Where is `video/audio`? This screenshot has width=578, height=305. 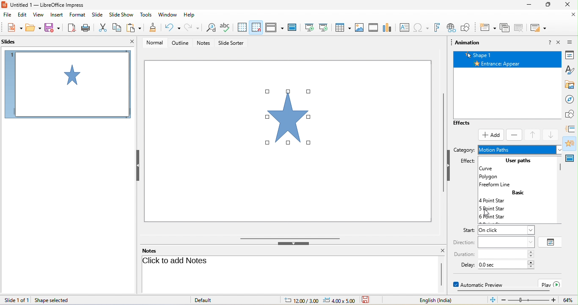
video/audio is located at coordinates (373, 27).